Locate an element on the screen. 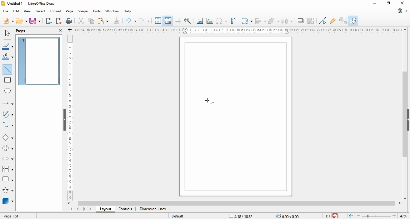 This screenshot has width=410, height=219. symbol shapes is located at coordinates (8, 148).